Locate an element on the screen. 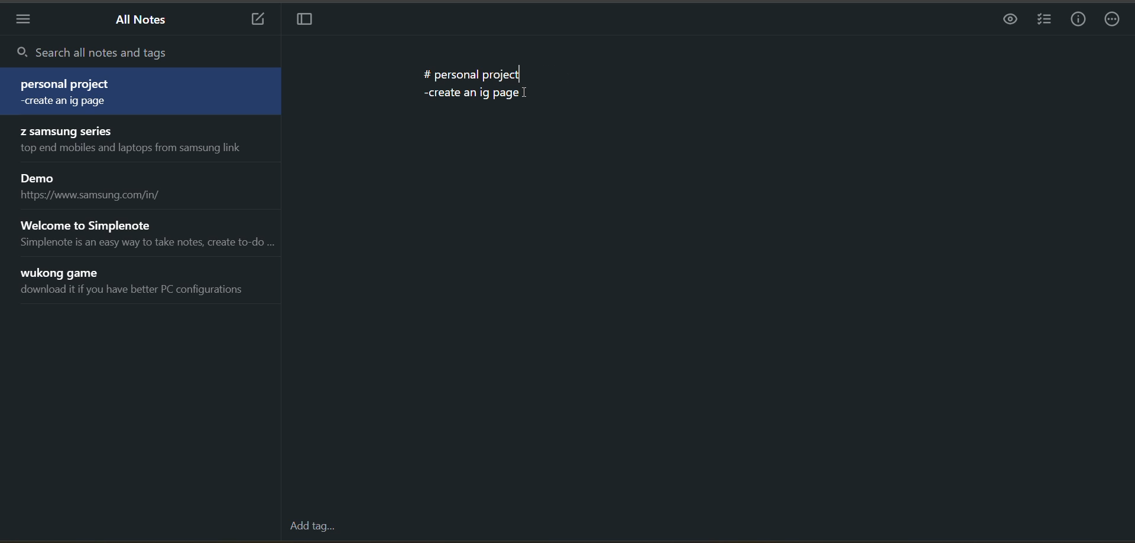  search is located at coordinates (138, 51).